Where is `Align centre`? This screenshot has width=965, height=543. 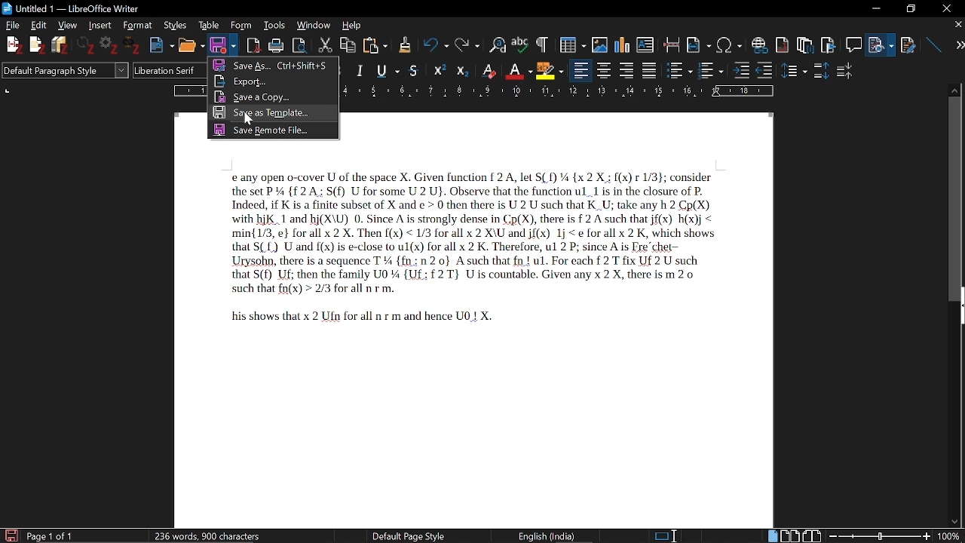
Align centre is located at coordinates (605, 69).